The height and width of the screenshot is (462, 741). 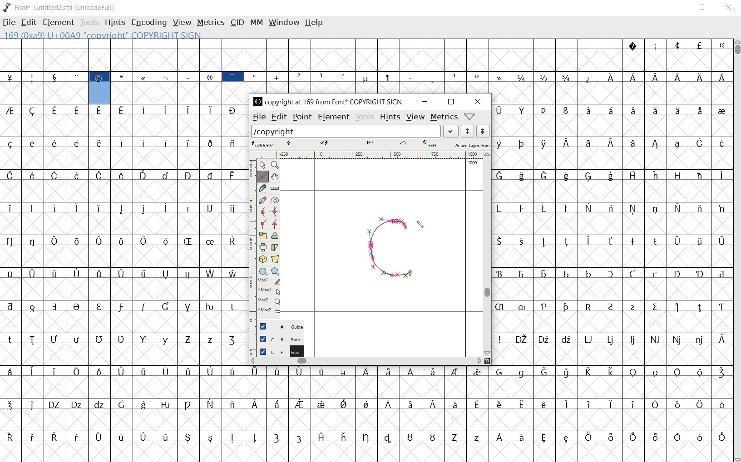 I want to click on ruler, so click(x=370, y=155).